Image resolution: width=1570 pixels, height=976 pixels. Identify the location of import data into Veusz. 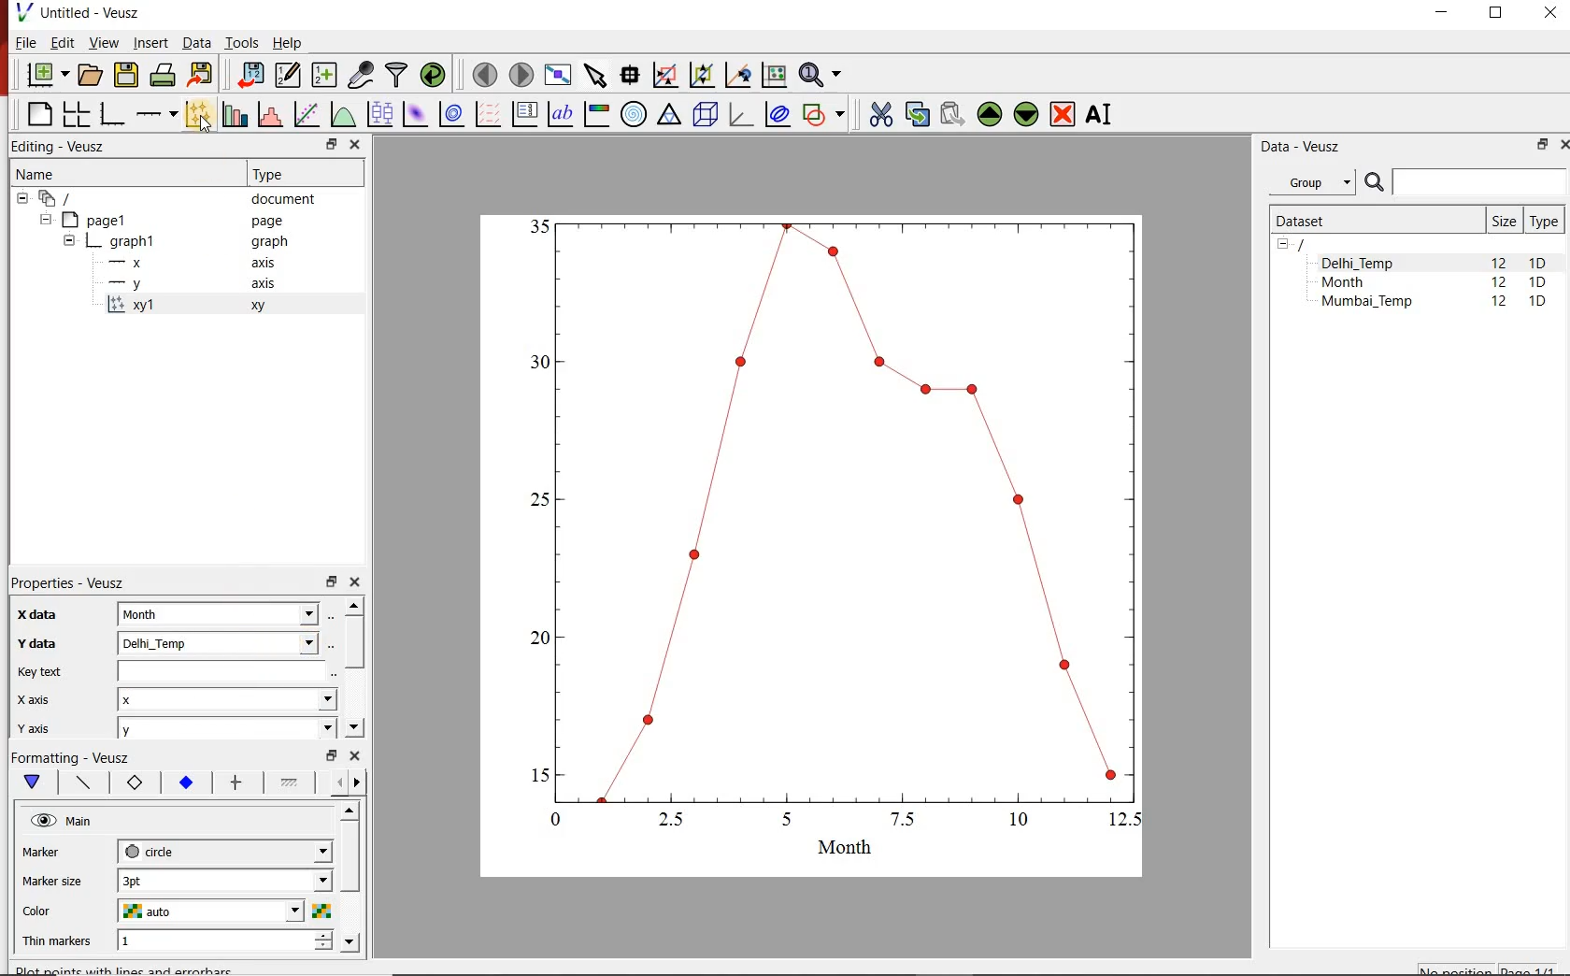
(249, 76).